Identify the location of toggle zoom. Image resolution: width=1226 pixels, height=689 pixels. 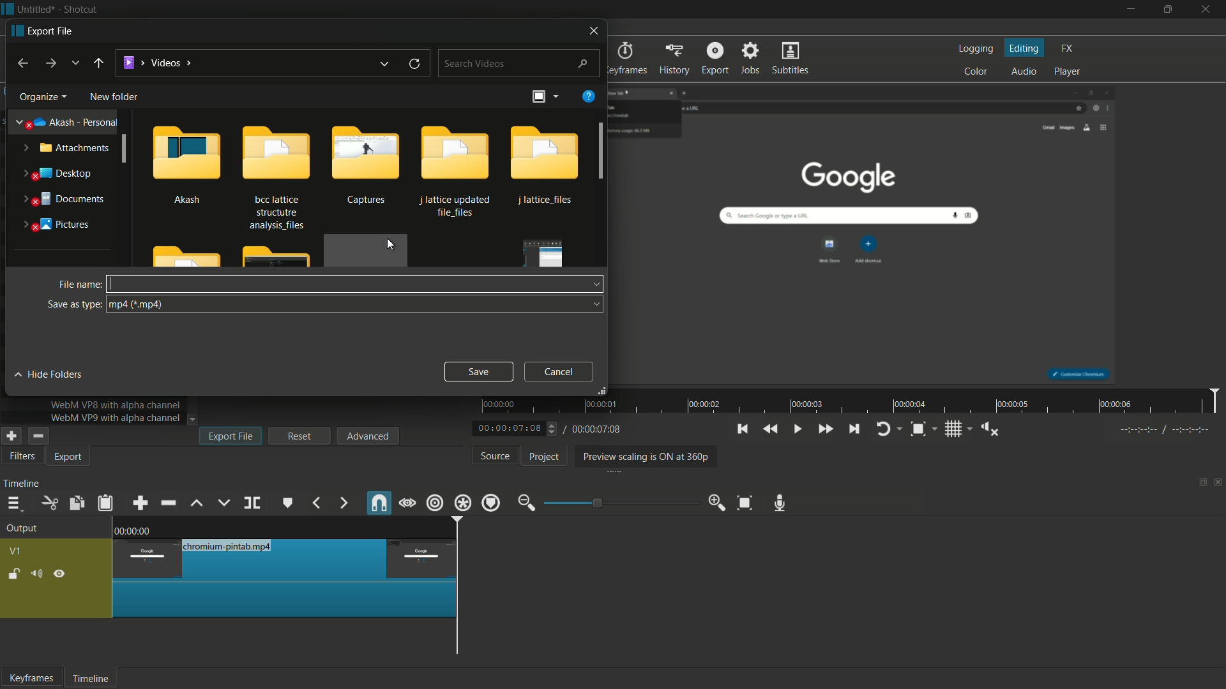
(918, 430).